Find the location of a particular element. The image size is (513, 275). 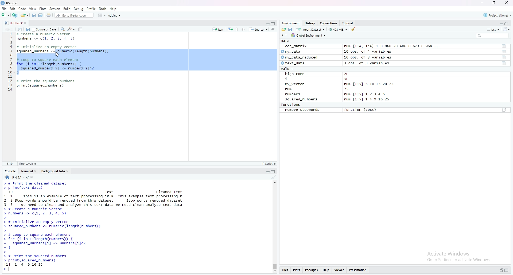

R Script is located at coordinates (269, 163).